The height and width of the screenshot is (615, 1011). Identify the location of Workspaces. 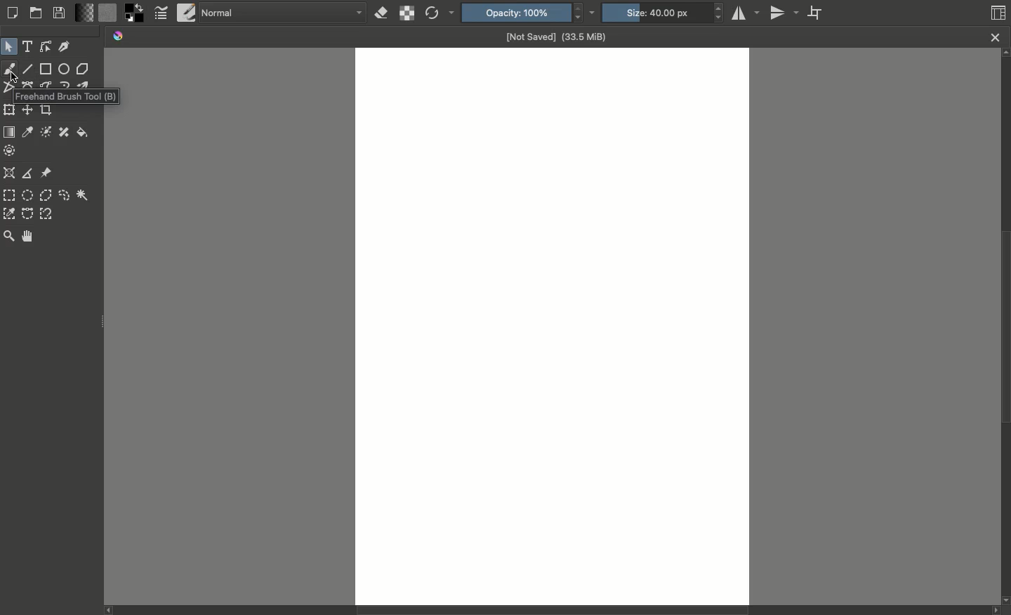
(998, 11).